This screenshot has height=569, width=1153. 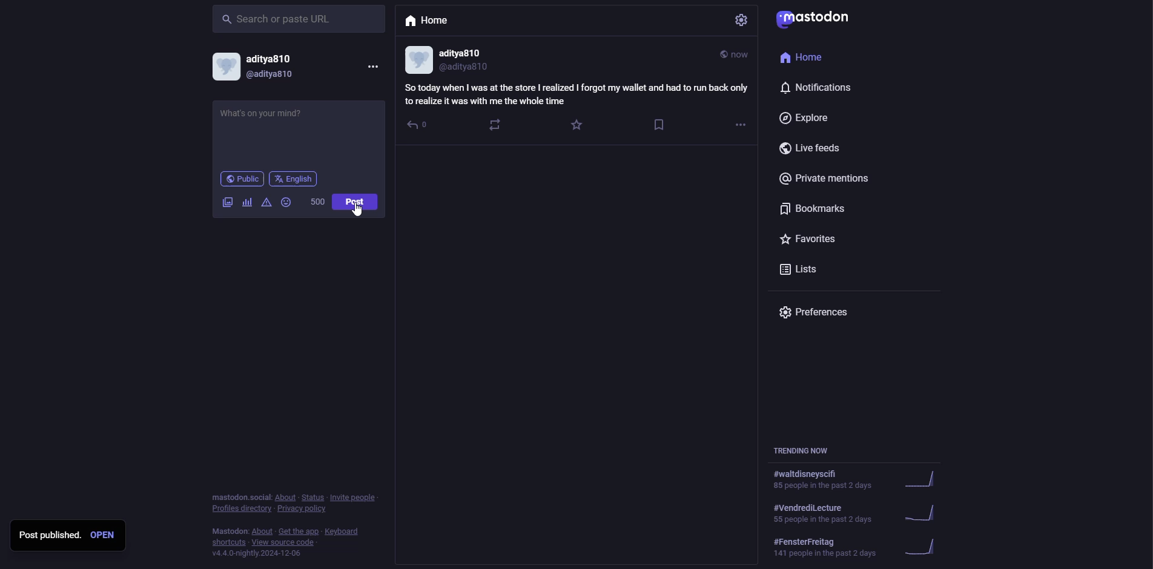 What do you see at coordinates (828, 179) in the screenshot?
I see `private mentions` at bounding box center [828, 179].